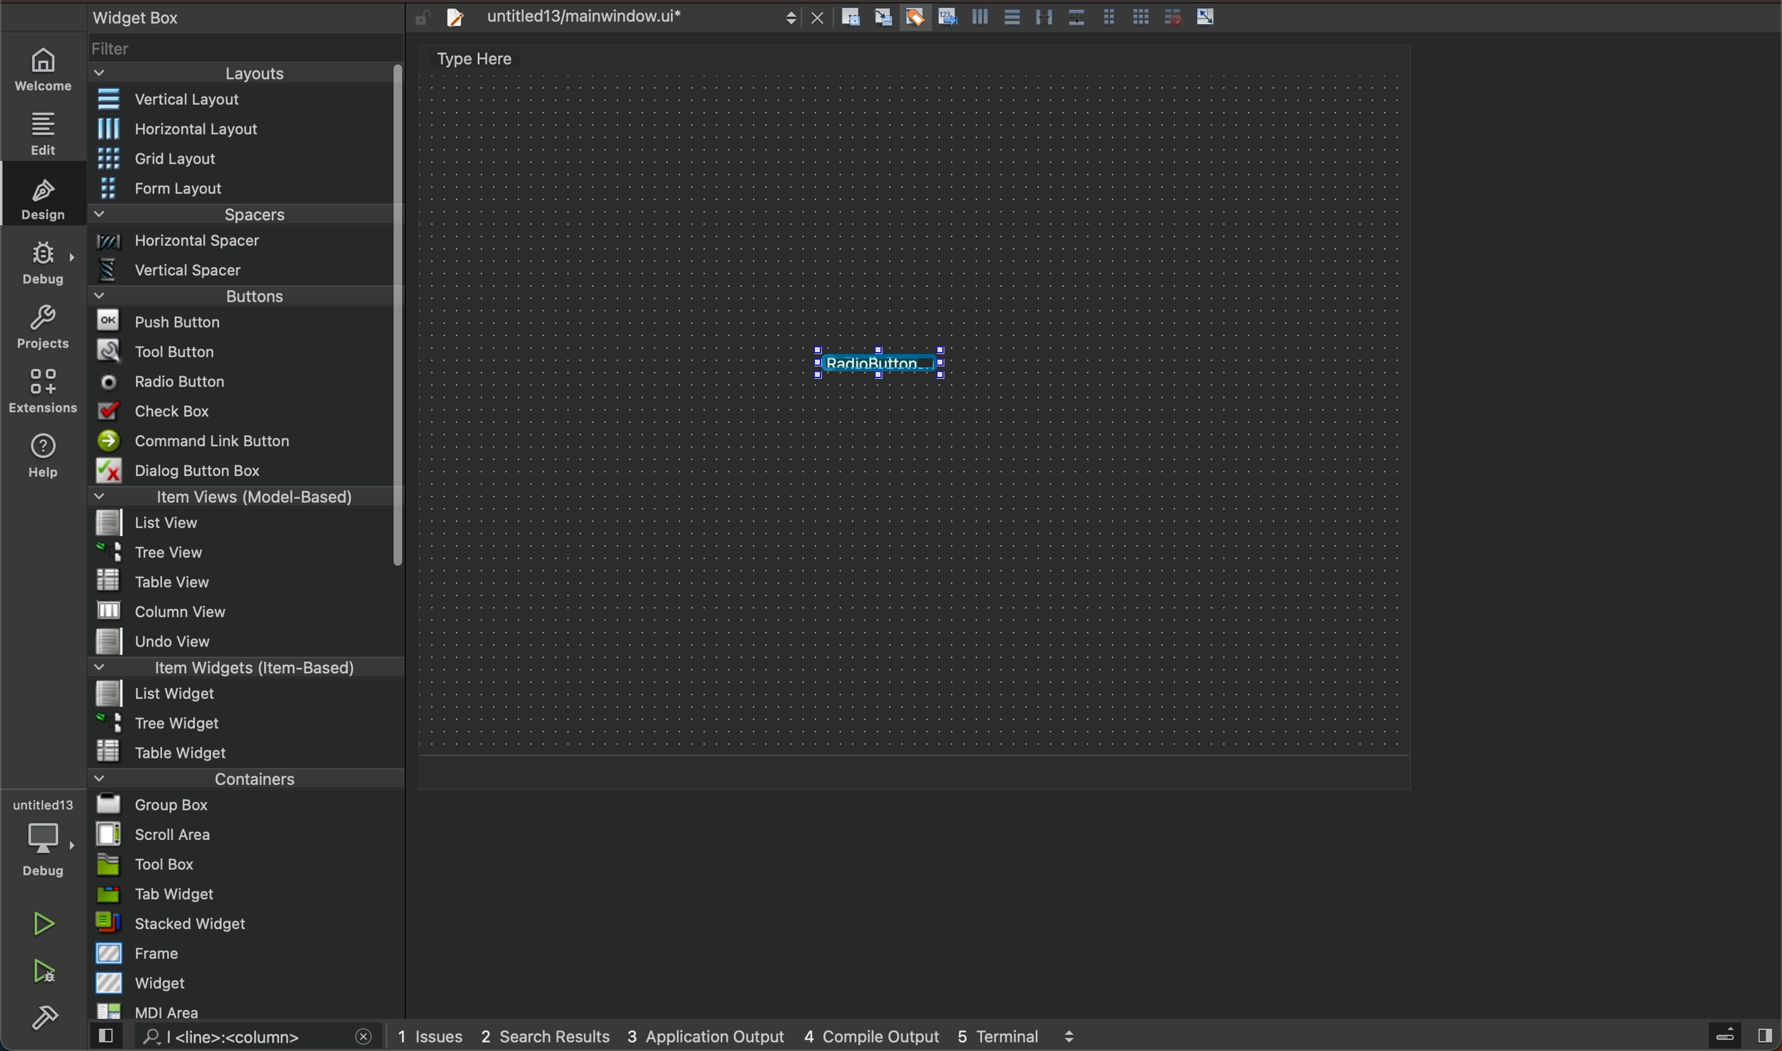 This screenshot has width=1782, height=1051. Describe the element at coordinates (491, 61) in the screenshot. I see `type here` at that location.